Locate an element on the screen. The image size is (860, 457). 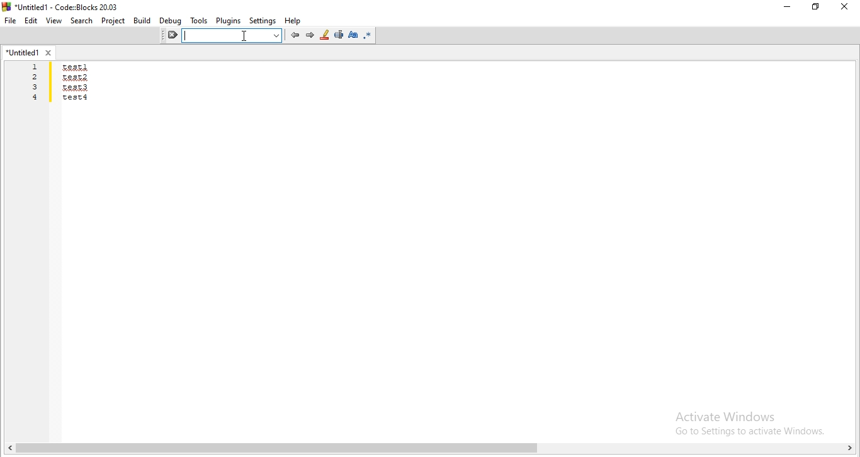
use regex is located at coordinates (369, 35).